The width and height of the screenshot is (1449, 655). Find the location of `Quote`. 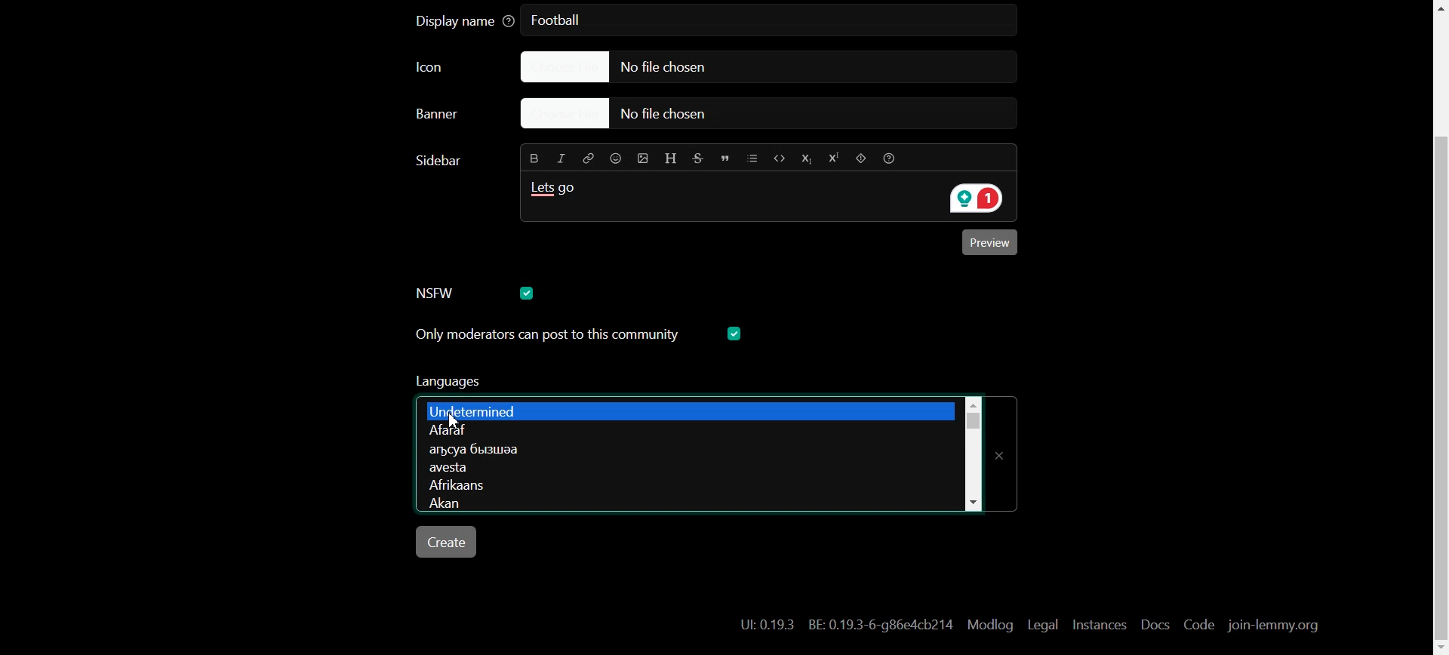

Quote is located at coordinates (727, 157).